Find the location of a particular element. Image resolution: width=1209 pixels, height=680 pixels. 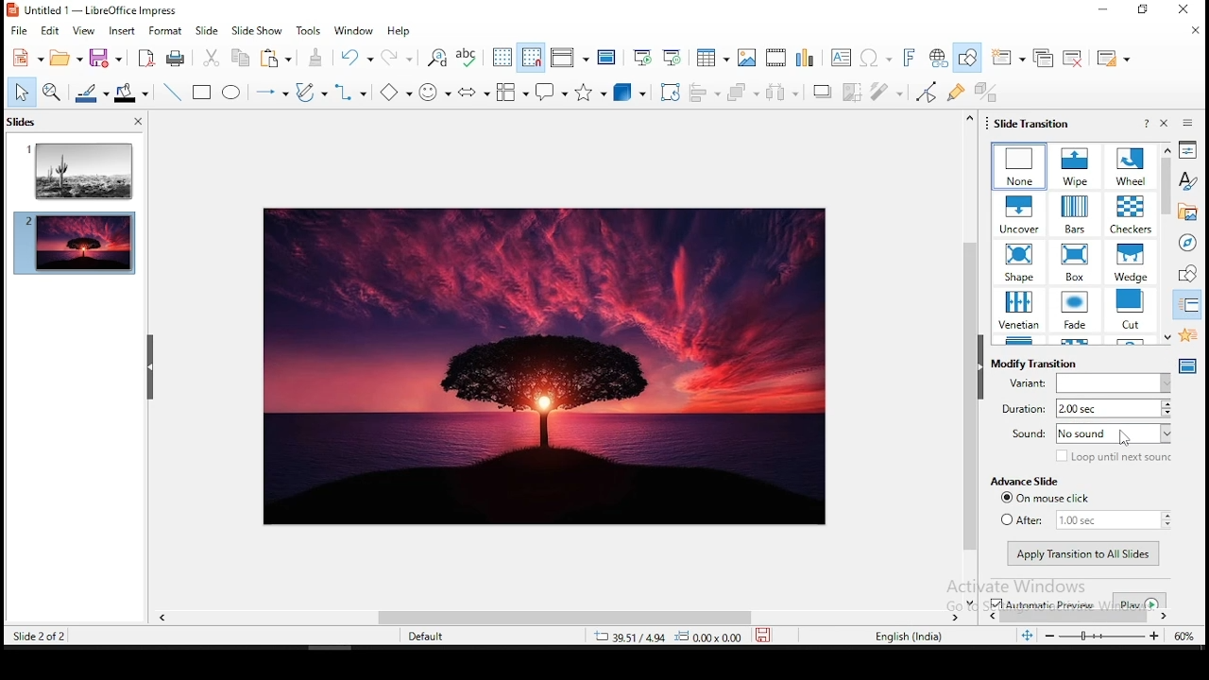

acrobat as pdf is located at coordinates (146, 58).